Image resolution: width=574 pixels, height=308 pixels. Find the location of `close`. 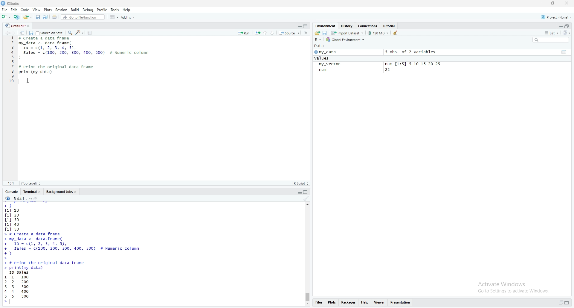

close is located at coordinates (78, 193).